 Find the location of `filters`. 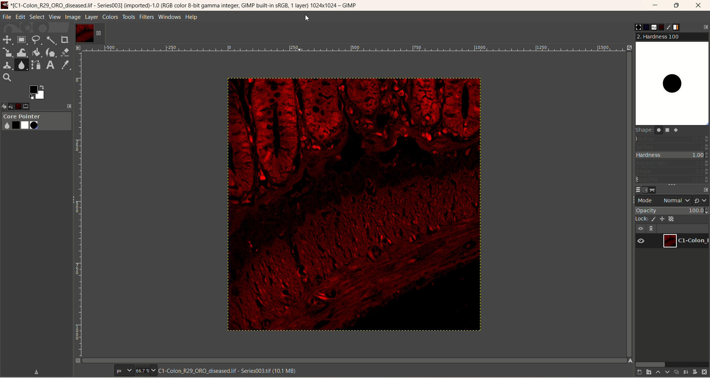

filters is located at coordinates (146, 17).